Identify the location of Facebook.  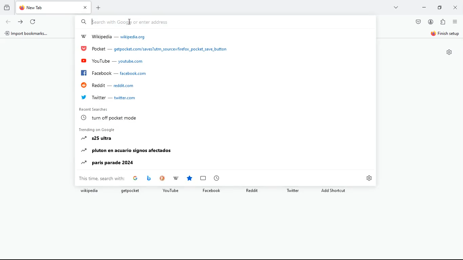
(212, 191).